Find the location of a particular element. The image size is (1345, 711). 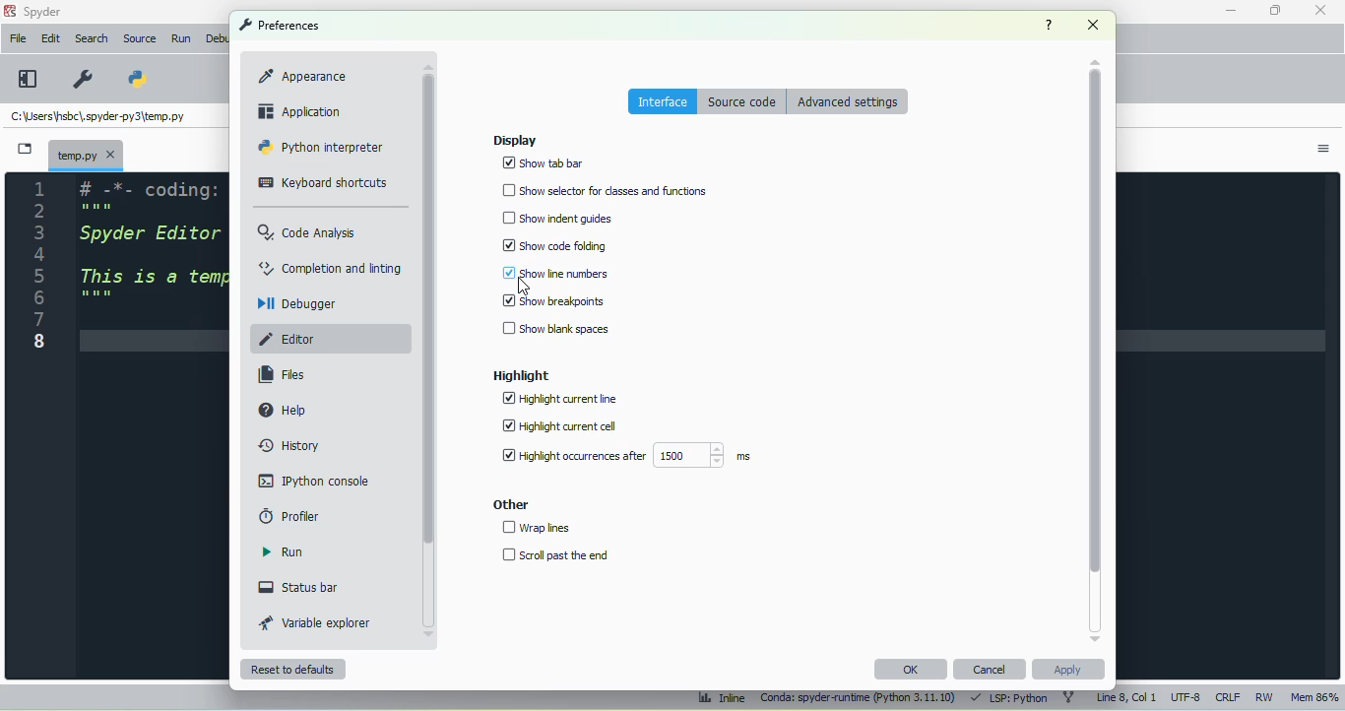

conda: spyder-runtime (python 3. 11. 10) is located at coordinates (858, 699).